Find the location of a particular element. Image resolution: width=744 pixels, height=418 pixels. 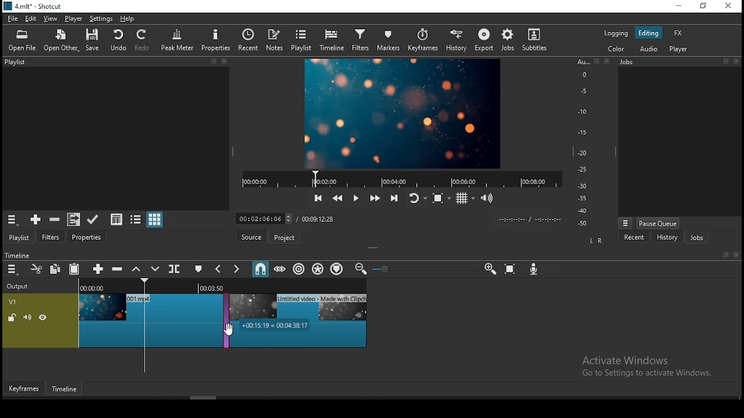

video preview is located at coordinates (402, 113).